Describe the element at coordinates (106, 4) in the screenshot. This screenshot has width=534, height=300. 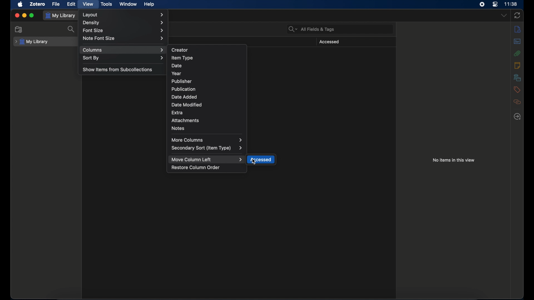
I see `tools` at that location.